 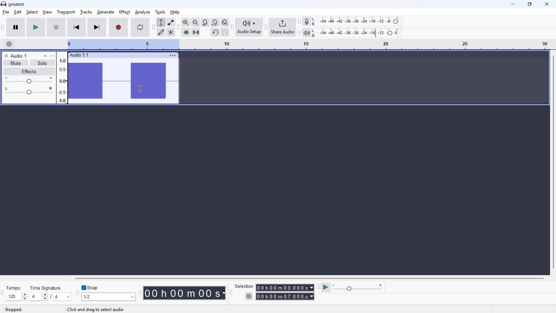 I want to click on Skip to start , so click(x=76, y=27).